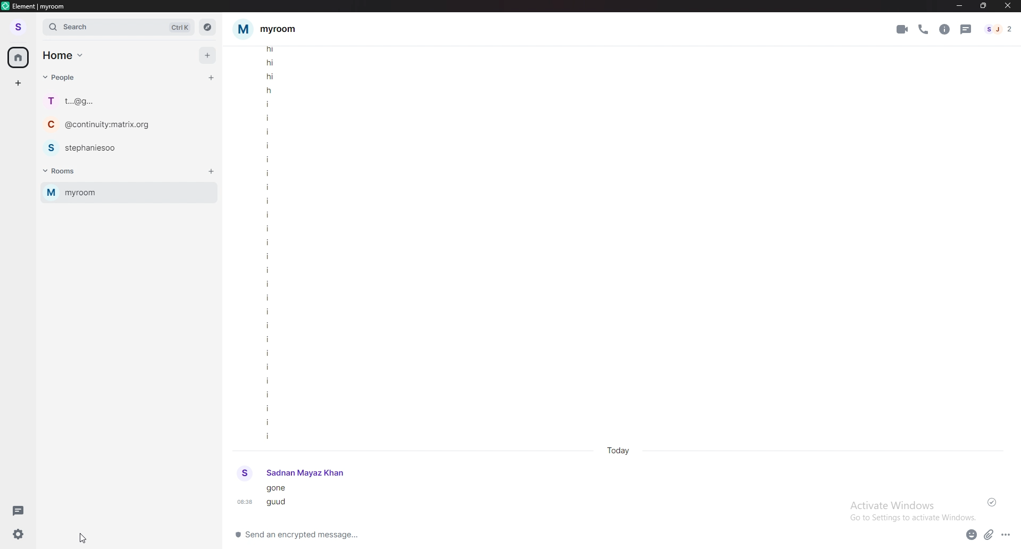 This screenshot has height=549, width=1021. What do you see at coordinates (959, 6) in the screenshot?
I see `minimize` at bounding box center [959, 6].